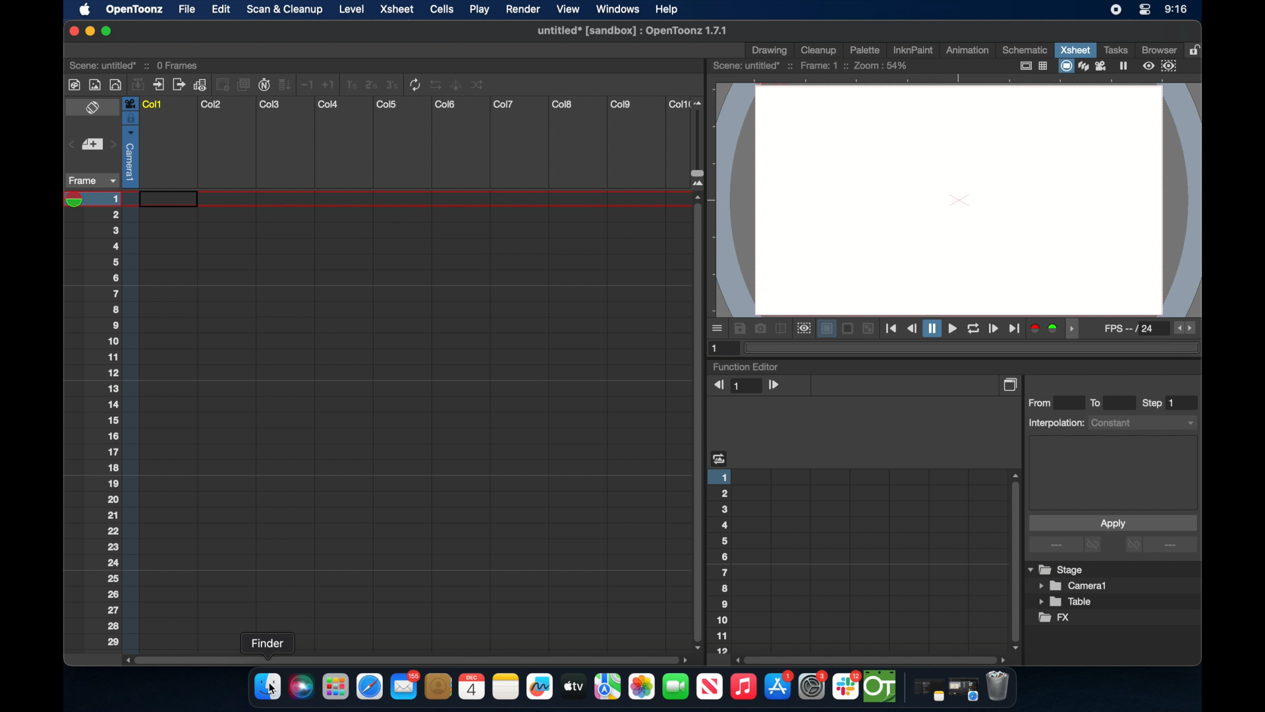 The image size is (1265, 712). I want to click on play, so click(478, 10).